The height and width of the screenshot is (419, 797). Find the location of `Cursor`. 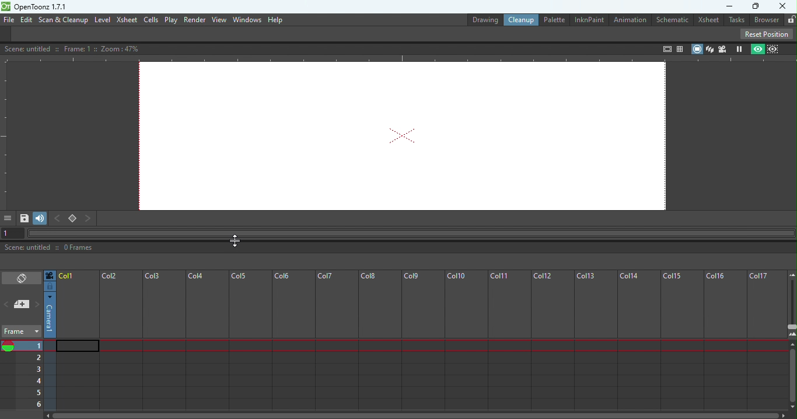

Cursor is located at coordinates (236, 239).